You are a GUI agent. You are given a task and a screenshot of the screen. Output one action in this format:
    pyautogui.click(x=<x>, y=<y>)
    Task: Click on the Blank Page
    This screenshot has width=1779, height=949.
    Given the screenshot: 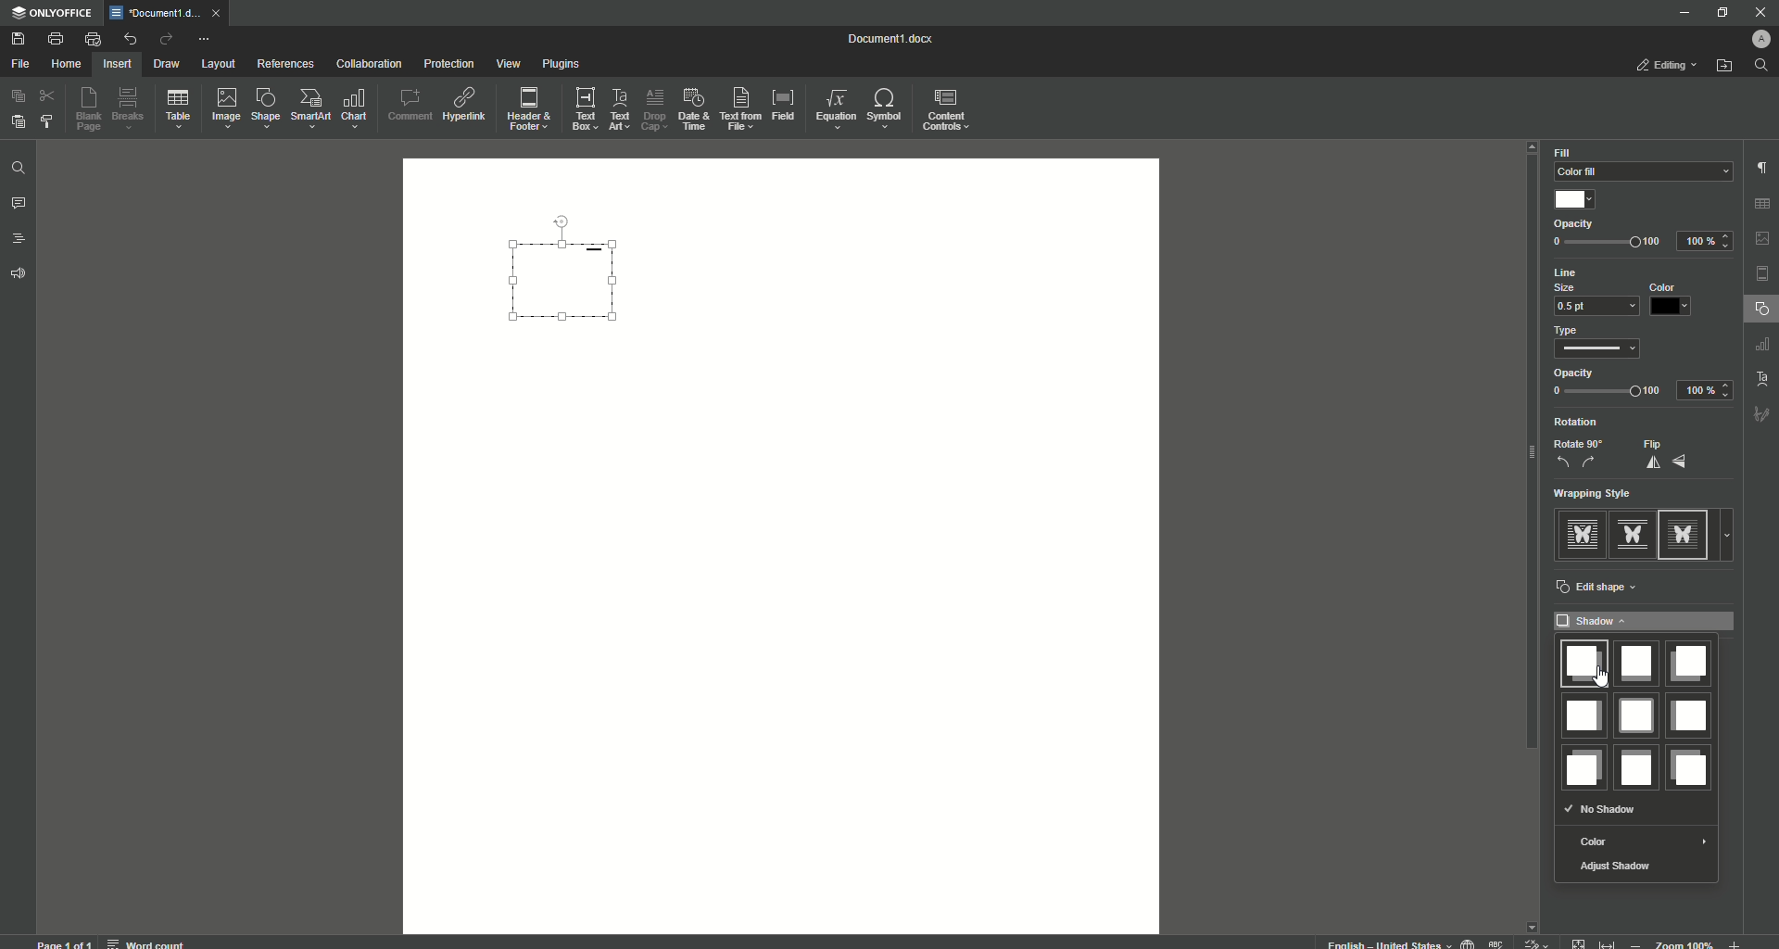 What is the action you would take?
    pyautogui.click(x=90, y=108)
    